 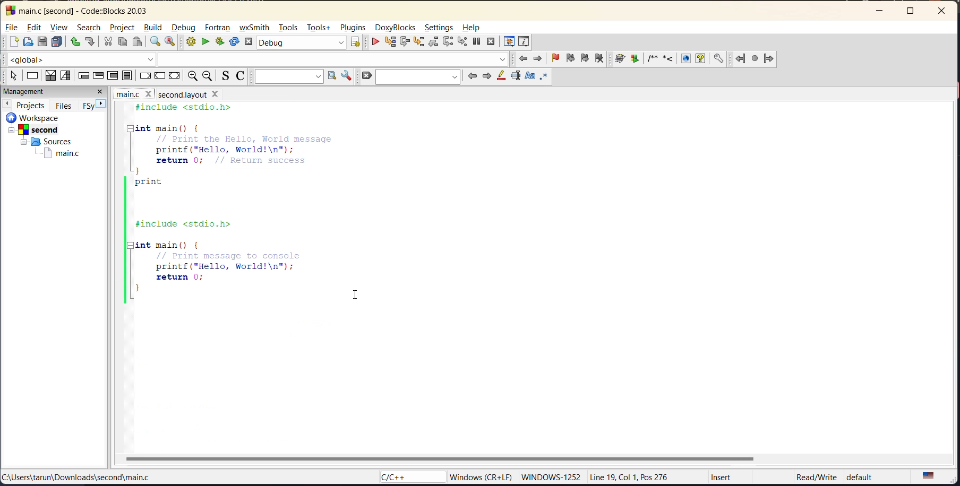 I want to click on selection, so click(x=65, y=75).